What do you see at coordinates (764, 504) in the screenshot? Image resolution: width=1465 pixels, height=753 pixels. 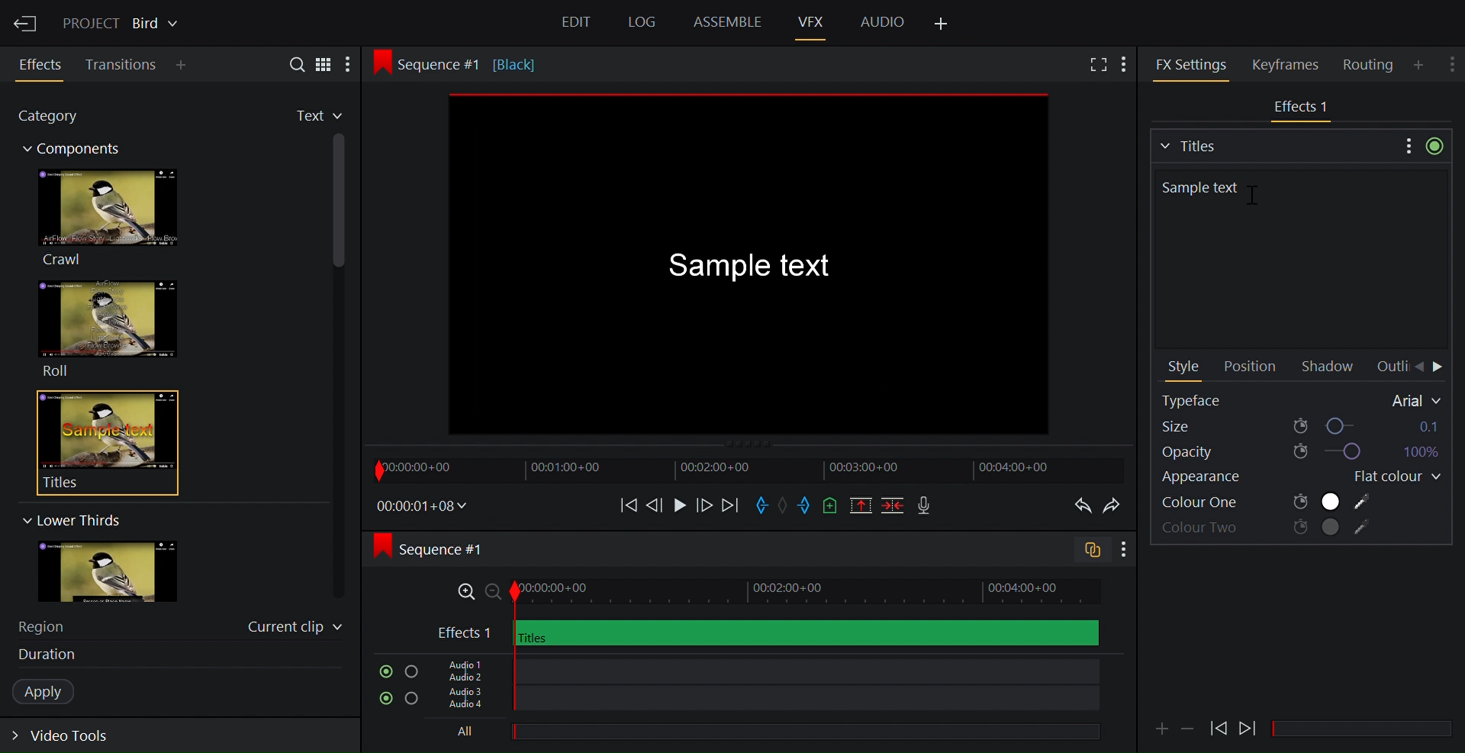 I see `Mark in` at bounding box center [764, 504].